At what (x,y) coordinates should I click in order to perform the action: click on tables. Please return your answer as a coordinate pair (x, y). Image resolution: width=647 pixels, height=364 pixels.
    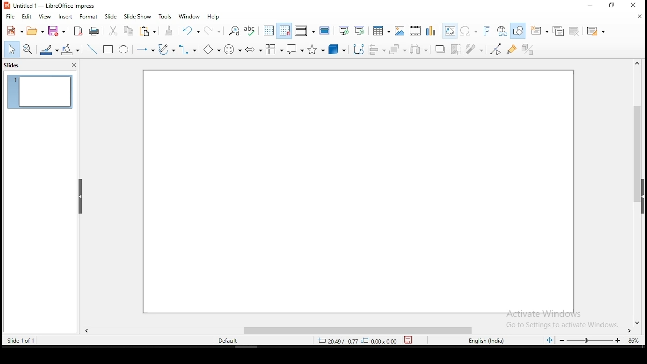
    Looking at the image, I should click on (382, 31).